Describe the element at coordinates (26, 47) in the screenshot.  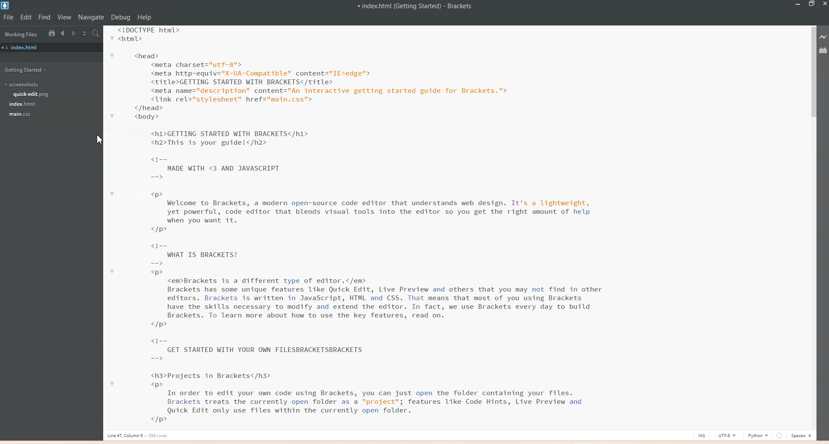
I see `index.html` at that location.